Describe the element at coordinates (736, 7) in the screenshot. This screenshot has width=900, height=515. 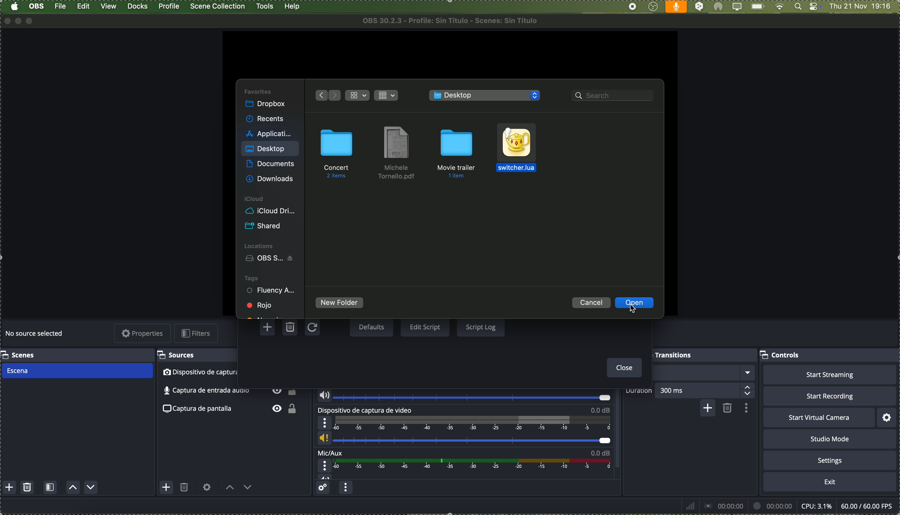
I see `screen` at that location.